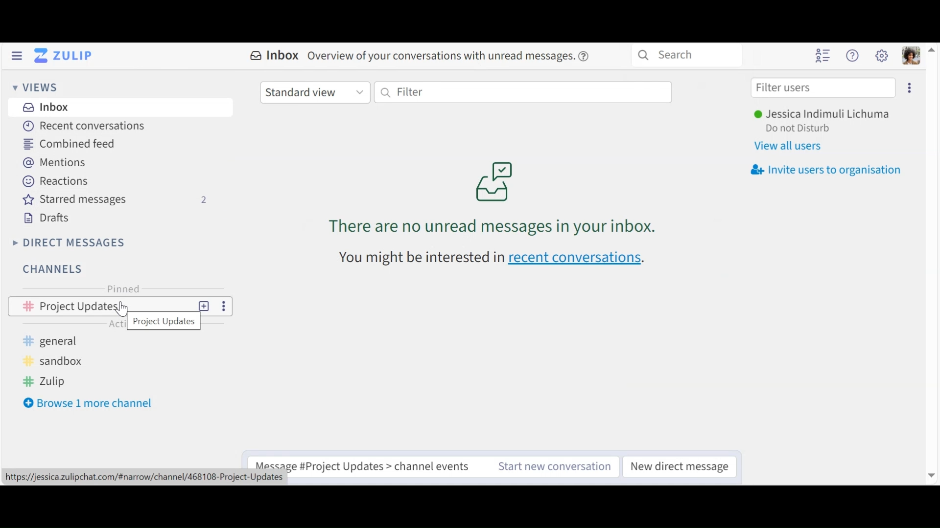 The image size is (940, 528). I want to click on Hide Left Sidebar, so click(17, 55).